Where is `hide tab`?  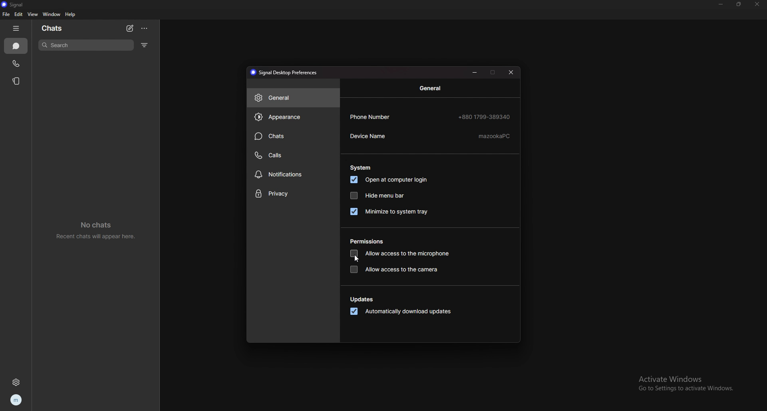
hide tab is located at coordinates (16, 29).